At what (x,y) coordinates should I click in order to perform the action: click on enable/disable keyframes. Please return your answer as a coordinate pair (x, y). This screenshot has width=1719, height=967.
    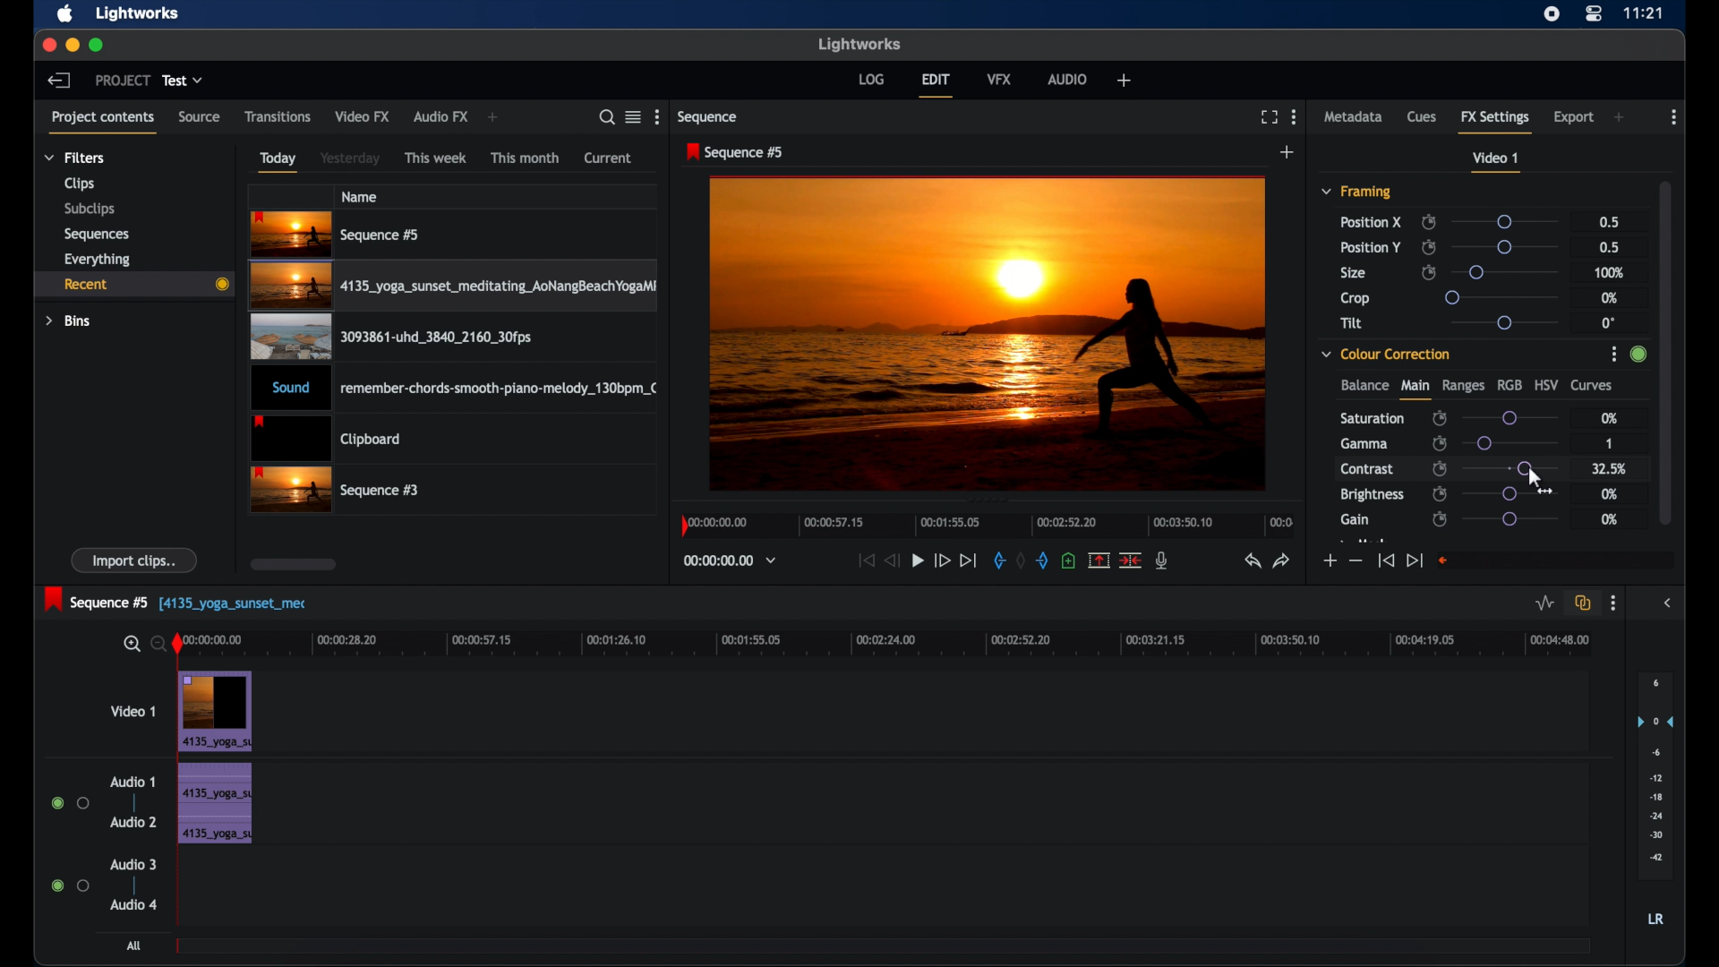
    Looking at the image, I should click on (1440, 493).